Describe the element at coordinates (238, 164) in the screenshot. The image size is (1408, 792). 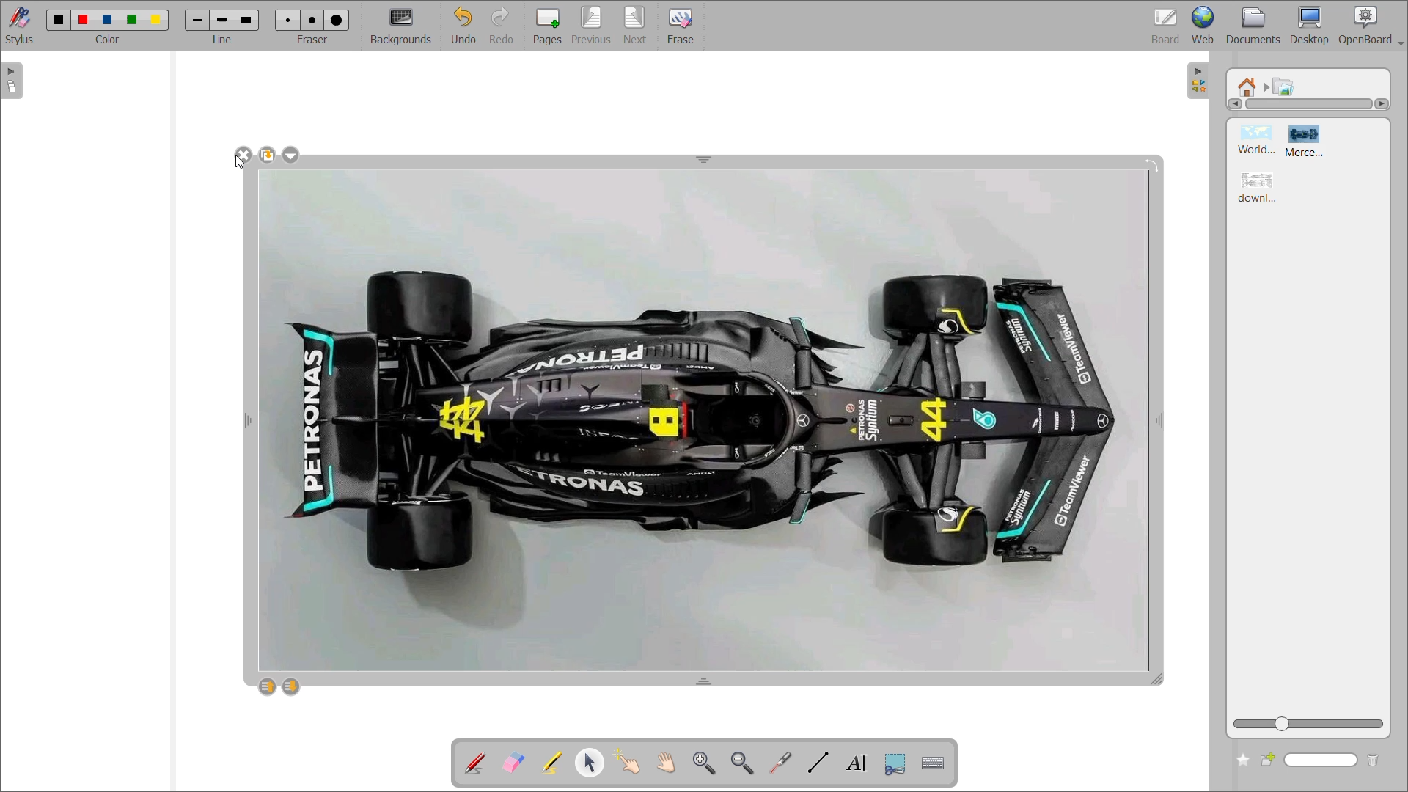
I see `cursor` at that location.